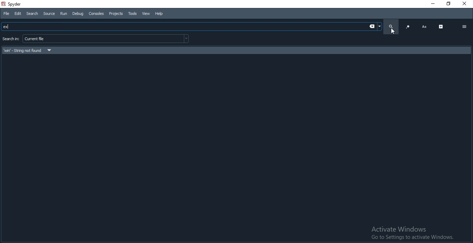  What do you see at coordinates (77, 13) in the screenshot?
I see `Debug` at bounding box center [77, 13].